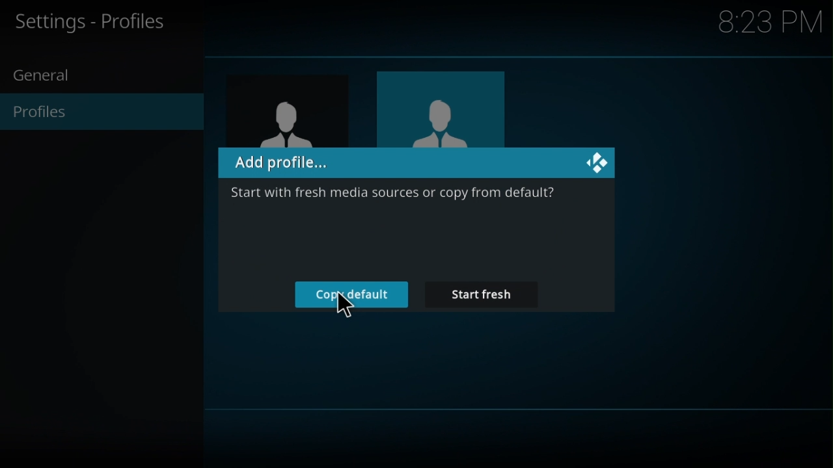 The image size is (833, 468). Describe the element at coordinates (439, 108) in the screenshot. I see `image` at that location.